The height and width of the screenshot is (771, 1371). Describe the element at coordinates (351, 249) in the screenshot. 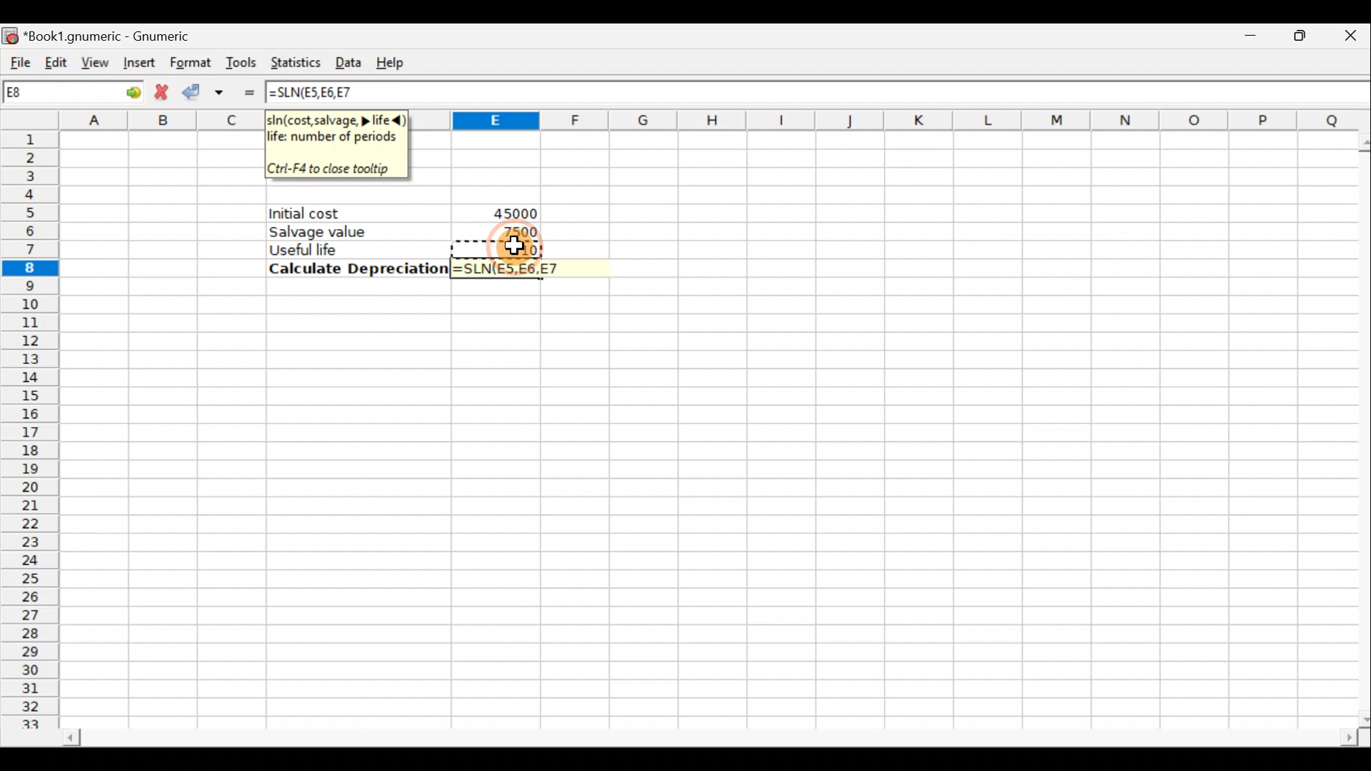

I see `Useful life` at that location.